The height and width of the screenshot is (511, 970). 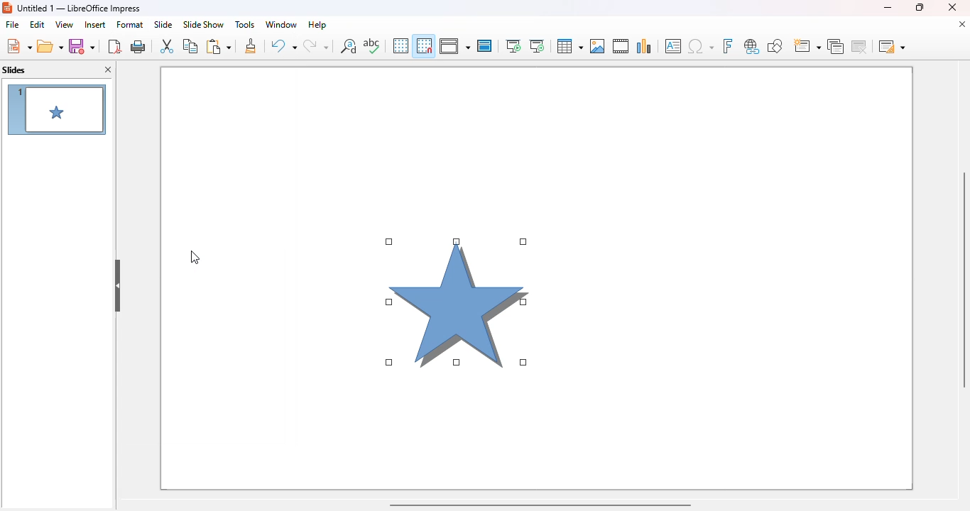 I want to click on logo, so click(x=7, y=8).